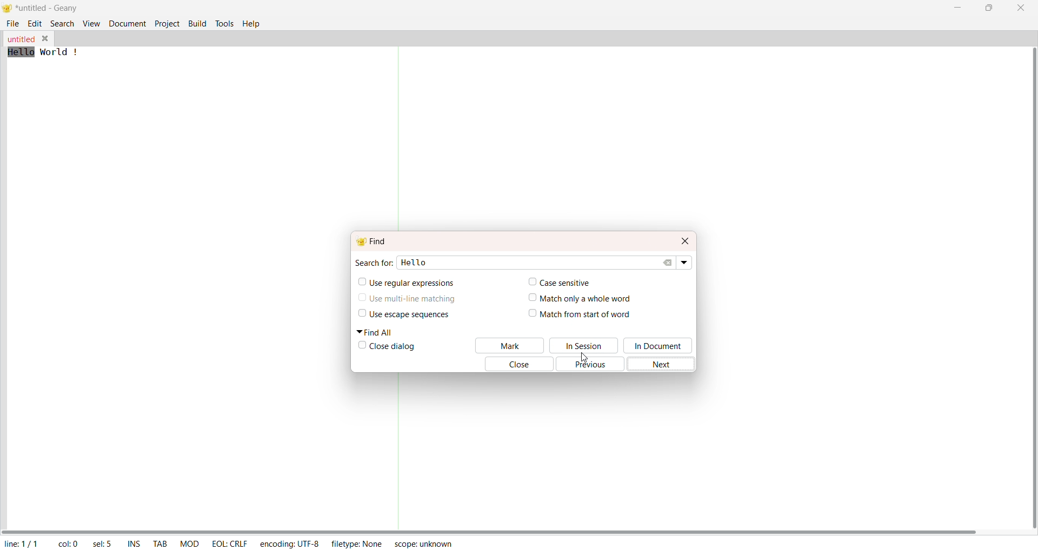 Image resolution: width=1038 pixels, height=550 pixels. I want to click on Clear All, so click(670, 263).